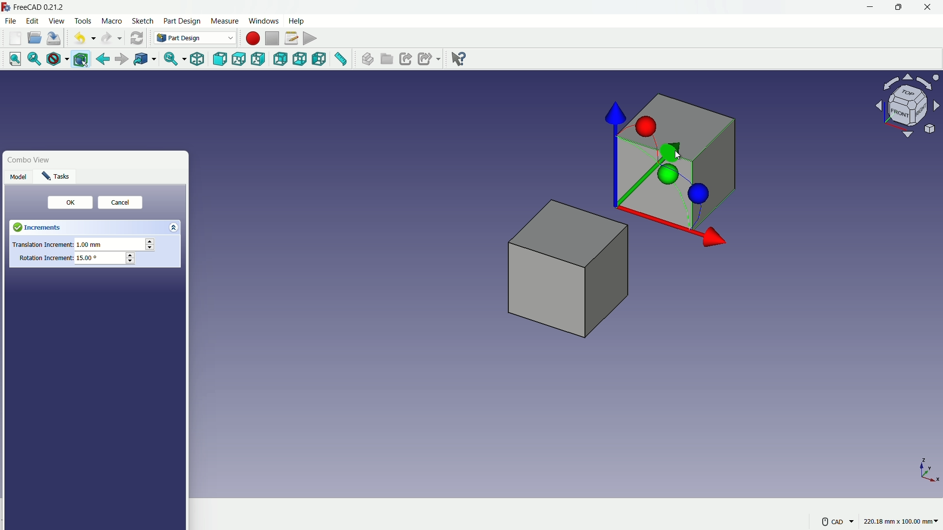  I want to click on Combo View, so click(36, 159).